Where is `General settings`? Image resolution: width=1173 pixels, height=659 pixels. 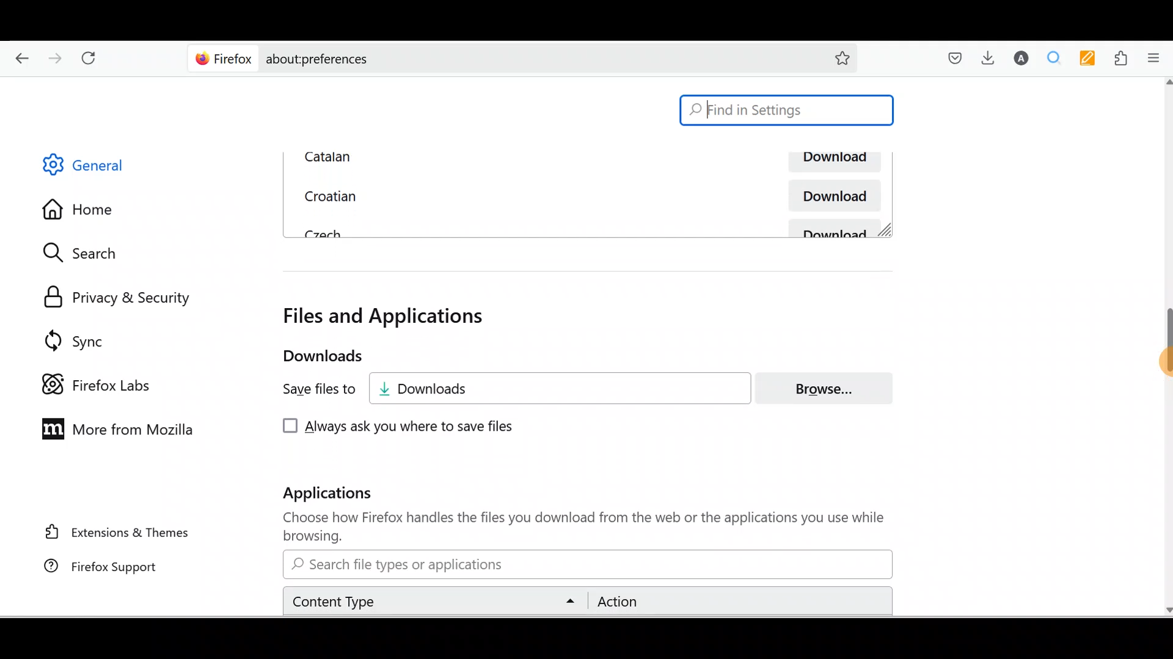
General settings is located at coordinates (94, 168).